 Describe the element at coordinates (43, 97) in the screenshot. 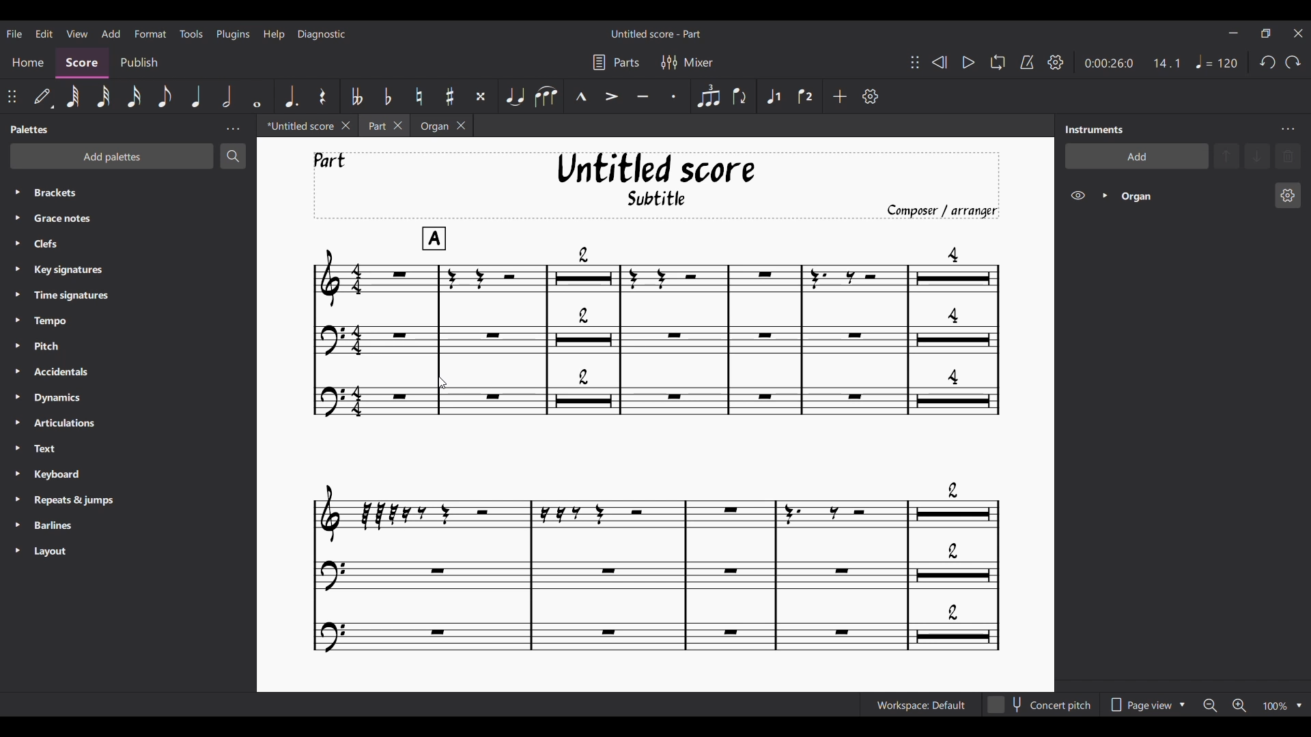

I see `Default` at that location.